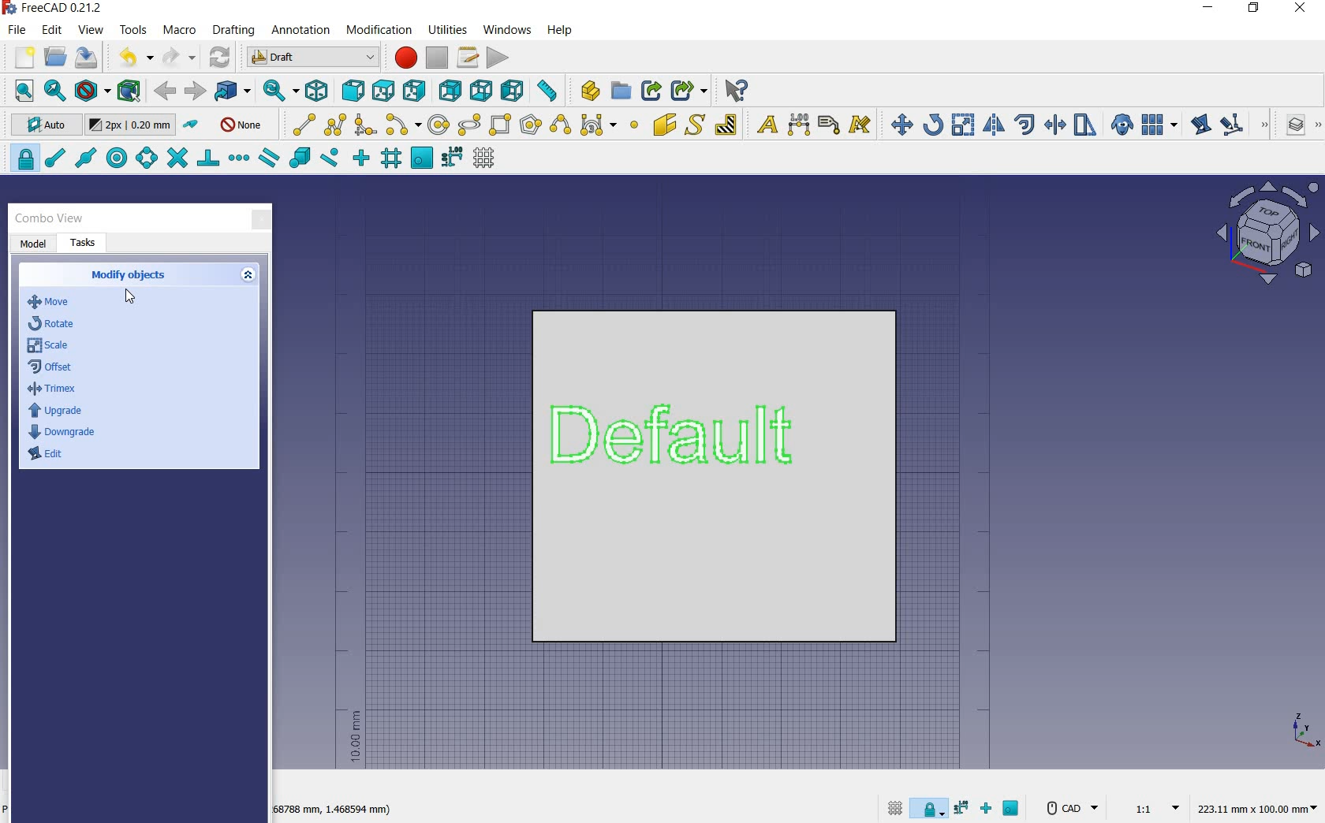 The width and height of the screenshot is (1325, 823). Describe the element at coordinates (1013, 810) in the screenshot. I see `snap working plane` at that location.